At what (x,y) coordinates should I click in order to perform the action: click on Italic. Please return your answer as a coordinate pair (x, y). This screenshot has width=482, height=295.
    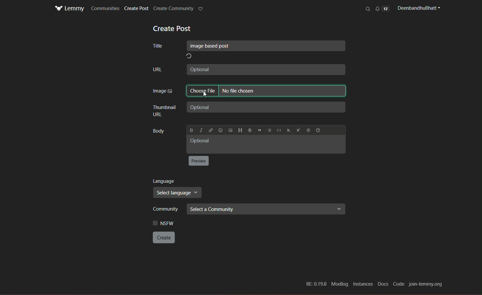
    Looking at the image, I should click on (201, 129).